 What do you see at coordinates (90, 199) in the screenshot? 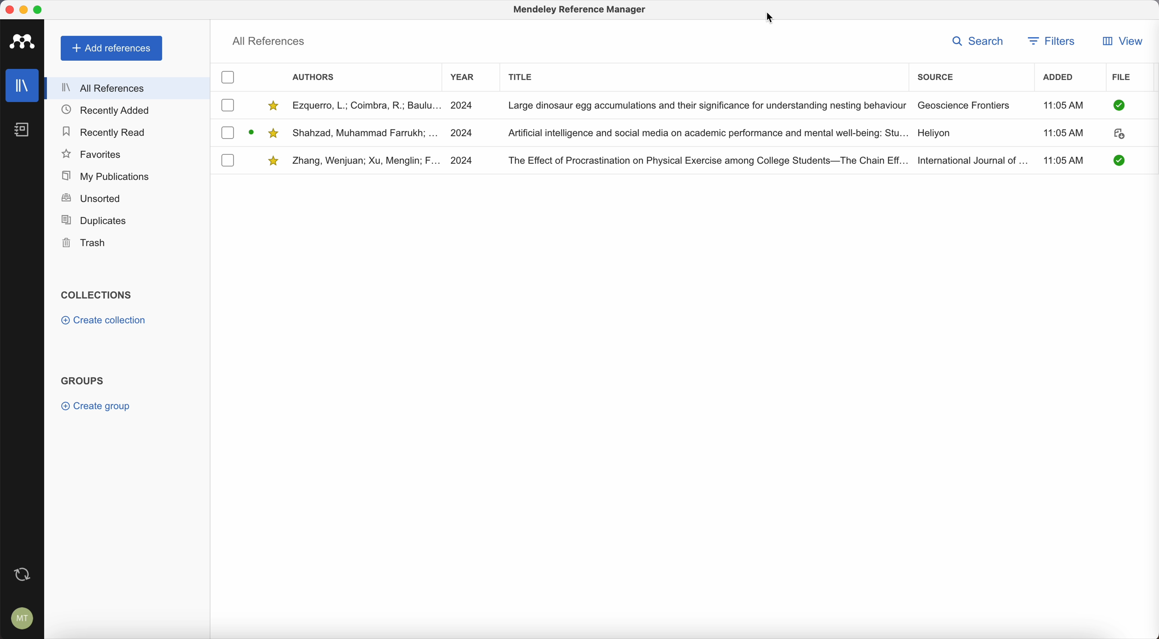
I see `unsorted` at bounding box center [90, 199].